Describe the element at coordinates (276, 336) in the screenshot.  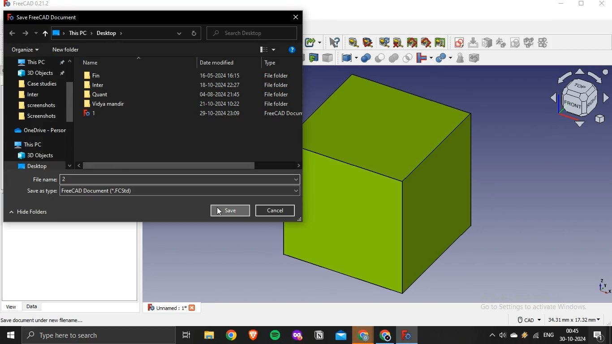
I see `spotify` at that location.